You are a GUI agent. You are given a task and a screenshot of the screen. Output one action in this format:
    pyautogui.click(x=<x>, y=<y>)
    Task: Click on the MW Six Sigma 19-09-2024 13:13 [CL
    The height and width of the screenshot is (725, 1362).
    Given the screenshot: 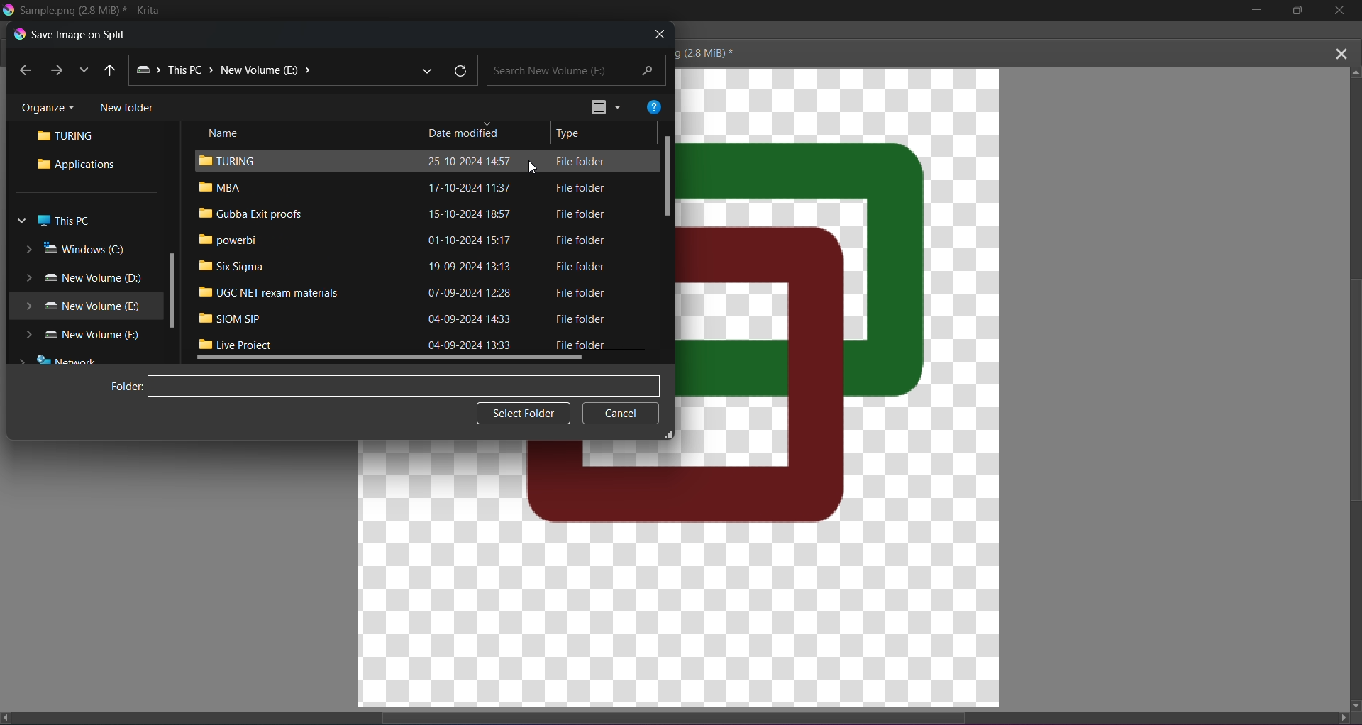 What is the action you would take?
    pyautogui.click(x=413, y=270)
    